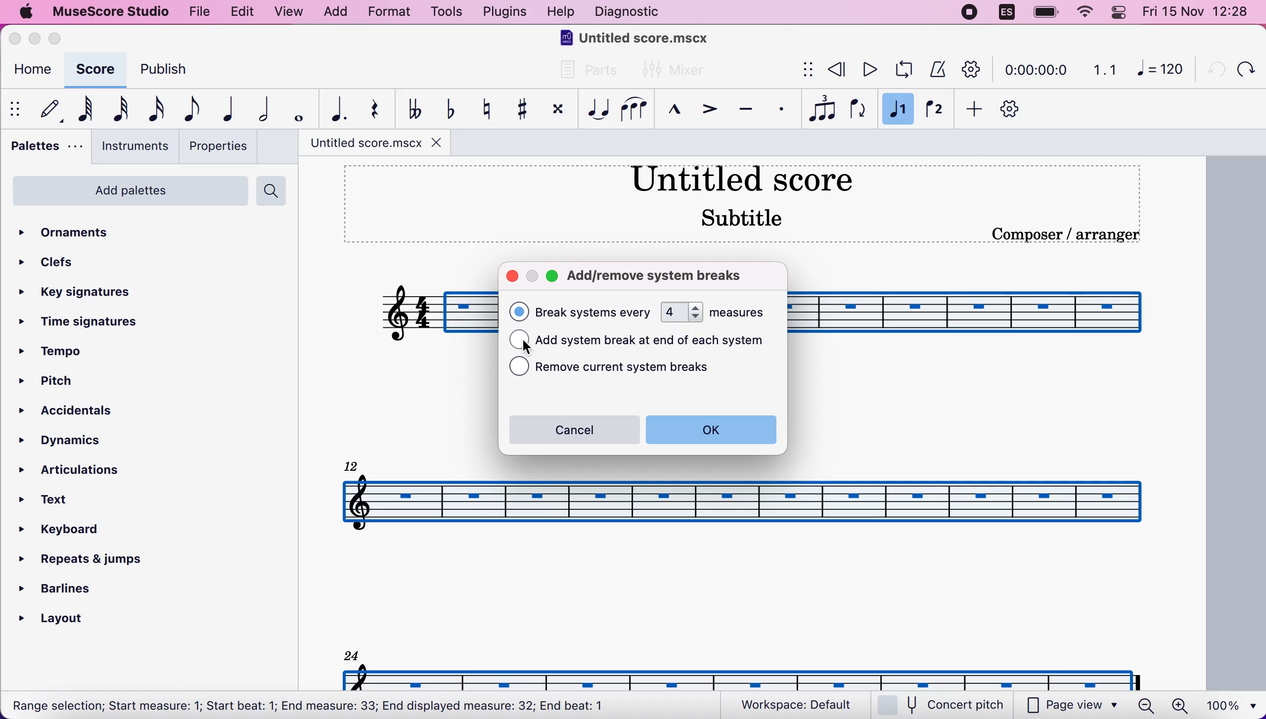  What do you see at coordinates (78, 468) in the screenshot?
I see `articulations` at bounding box center [78, 468].